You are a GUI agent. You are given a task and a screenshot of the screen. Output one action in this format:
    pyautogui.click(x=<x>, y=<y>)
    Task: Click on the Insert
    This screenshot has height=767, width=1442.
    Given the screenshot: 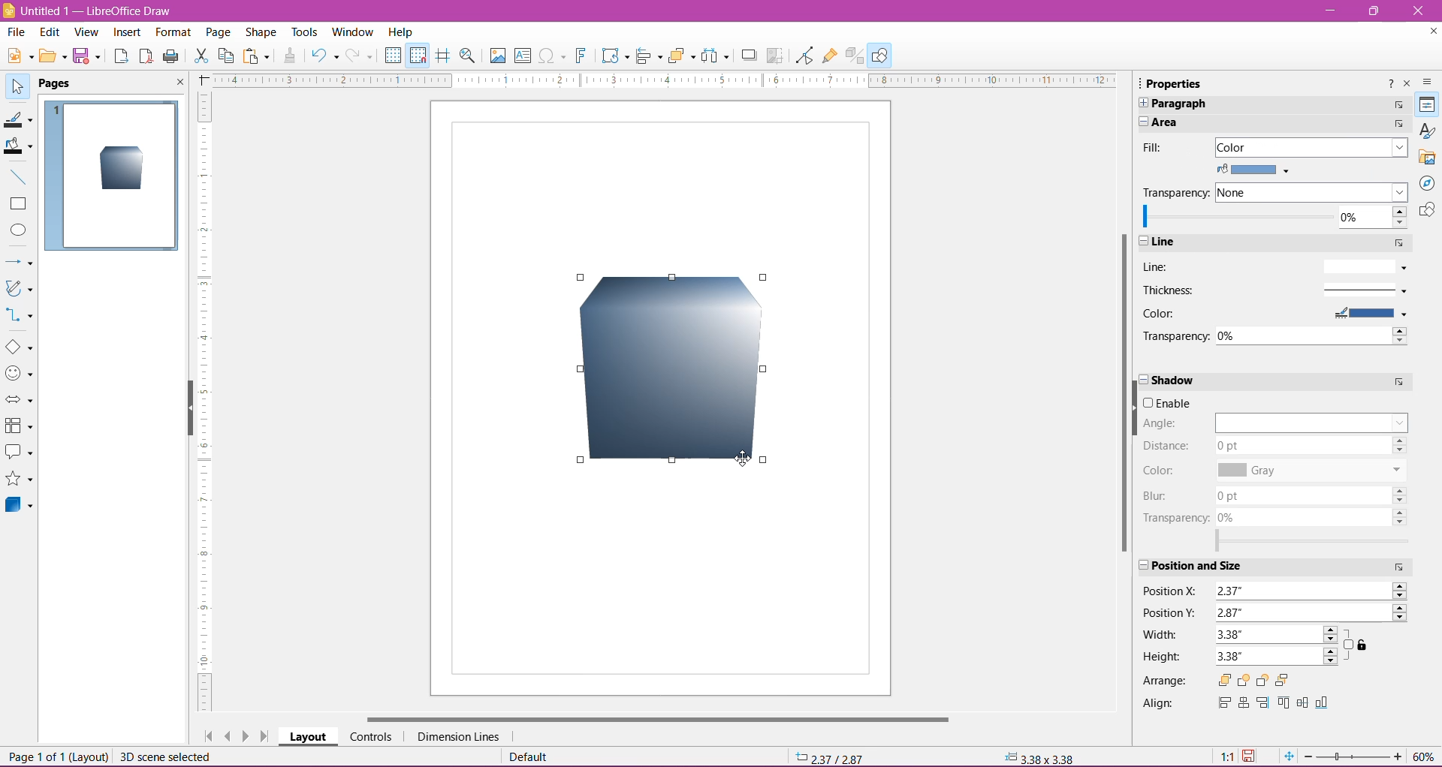 What is the action you would take?
    pyautogui.click(x=128, y=33)
    